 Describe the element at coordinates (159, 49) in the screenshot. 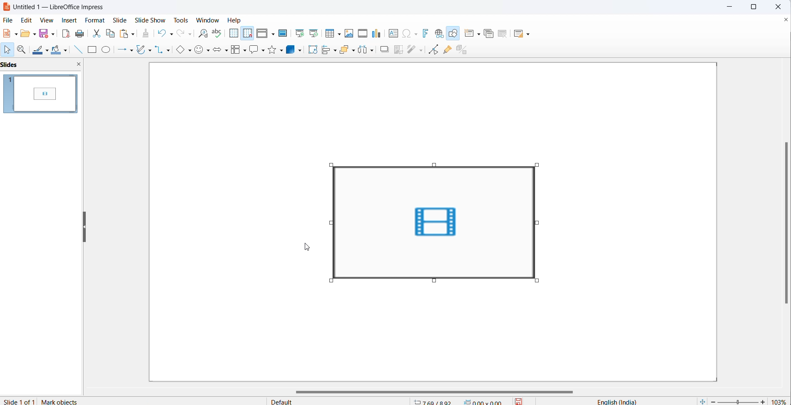

I see `connectors` at that location.